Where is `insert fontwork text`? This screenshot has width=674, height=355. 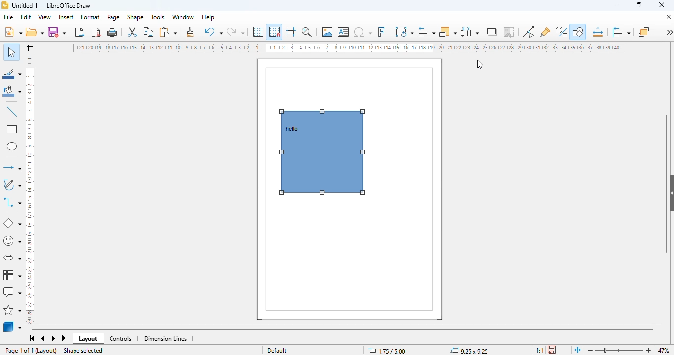 insert fontwork text is located at coordinates (381, 32).